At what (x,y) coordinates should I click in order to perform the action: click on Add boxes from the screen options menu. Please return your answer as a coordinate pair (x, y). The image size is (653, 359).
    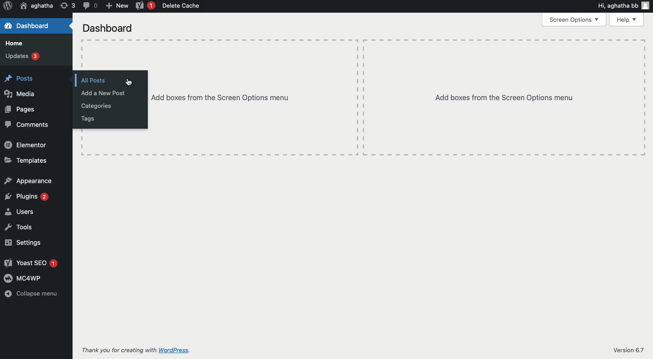
    Looking at the image, I should click on (252, 97).